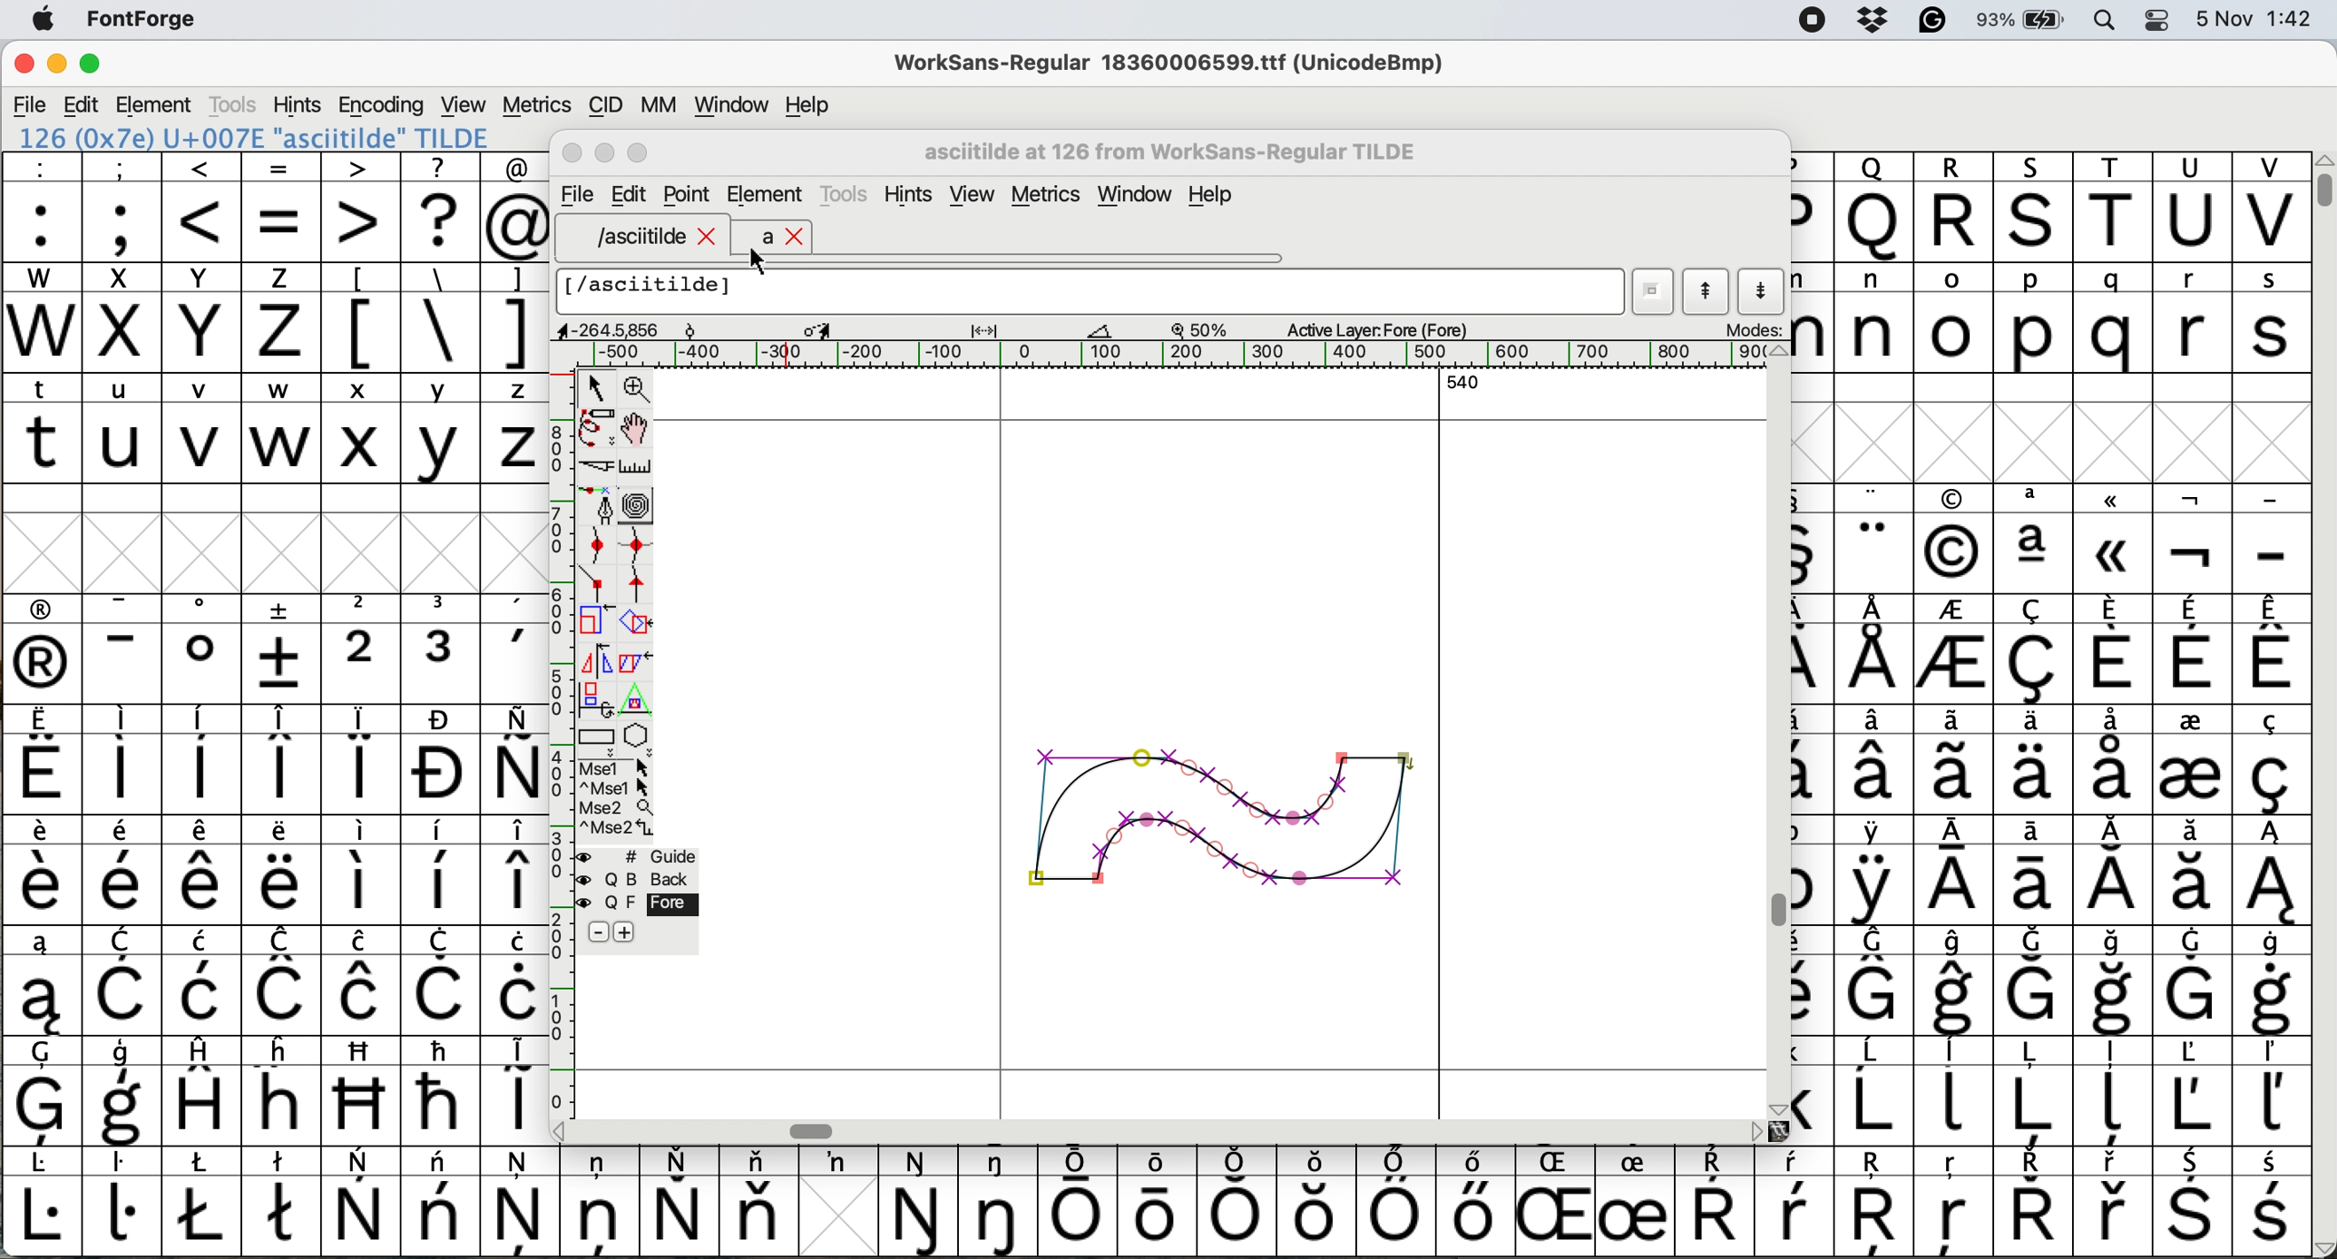 Image resolution: width=2337 pixels, height=1259 pixels. I want to click on Vertical scroll bar, so click(1778, 909).